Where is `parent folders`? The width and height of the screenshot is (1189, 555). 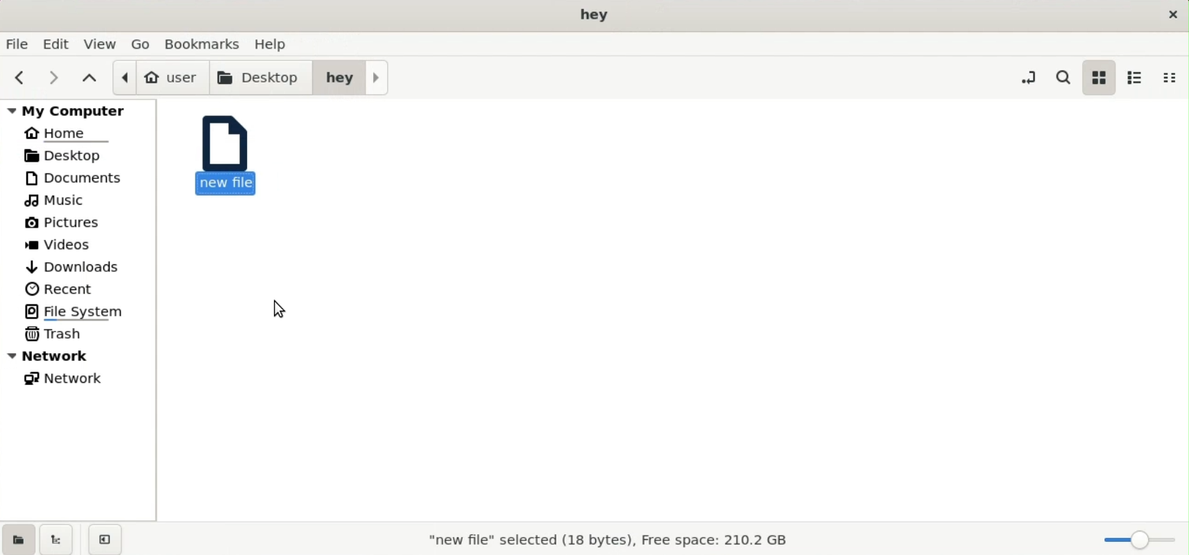 parent folders is located at coordinates (89, 77).